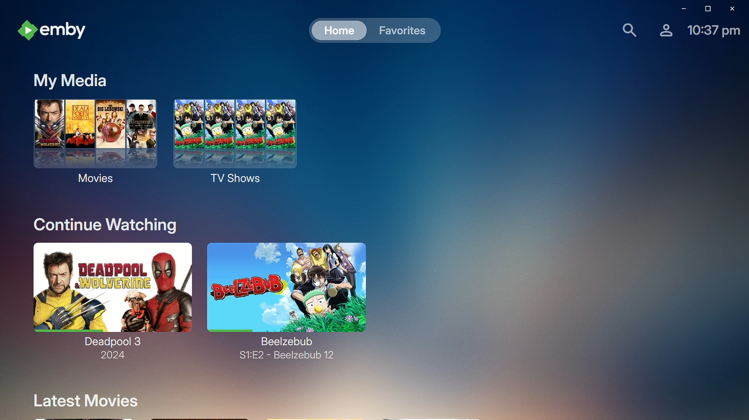 The width and height of the screenshot is (749, 420). Describe the element at coordinates (713, 33) in the screenshot. I see `Time` at that location.